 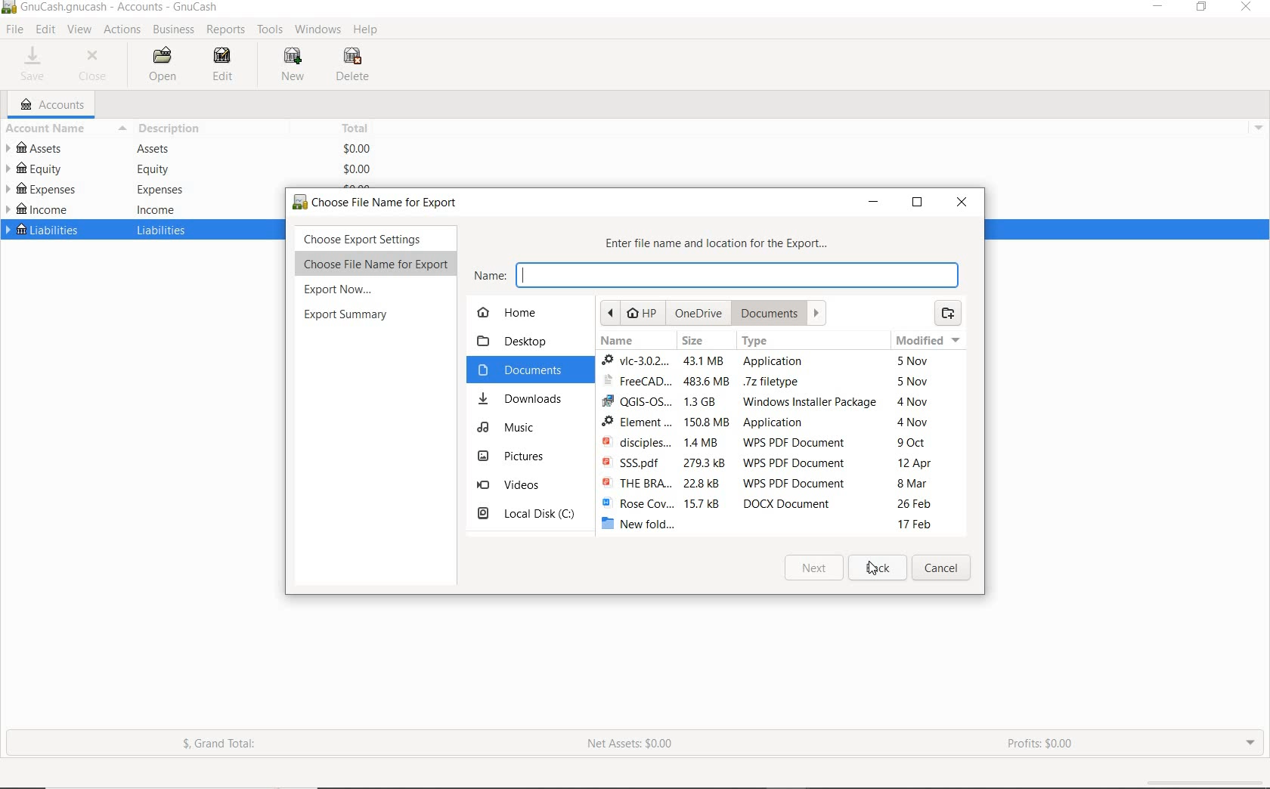 I want to click on restore, so click(x=919, y=201).